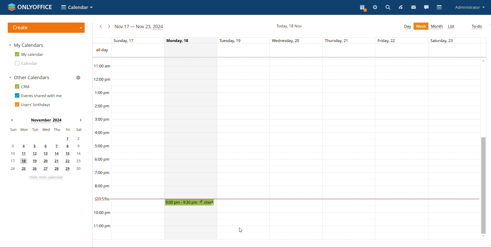  What do you see at coordinates (296, 40) in the screenshot?
I see `individual dates` at bounding box center [296, 40].